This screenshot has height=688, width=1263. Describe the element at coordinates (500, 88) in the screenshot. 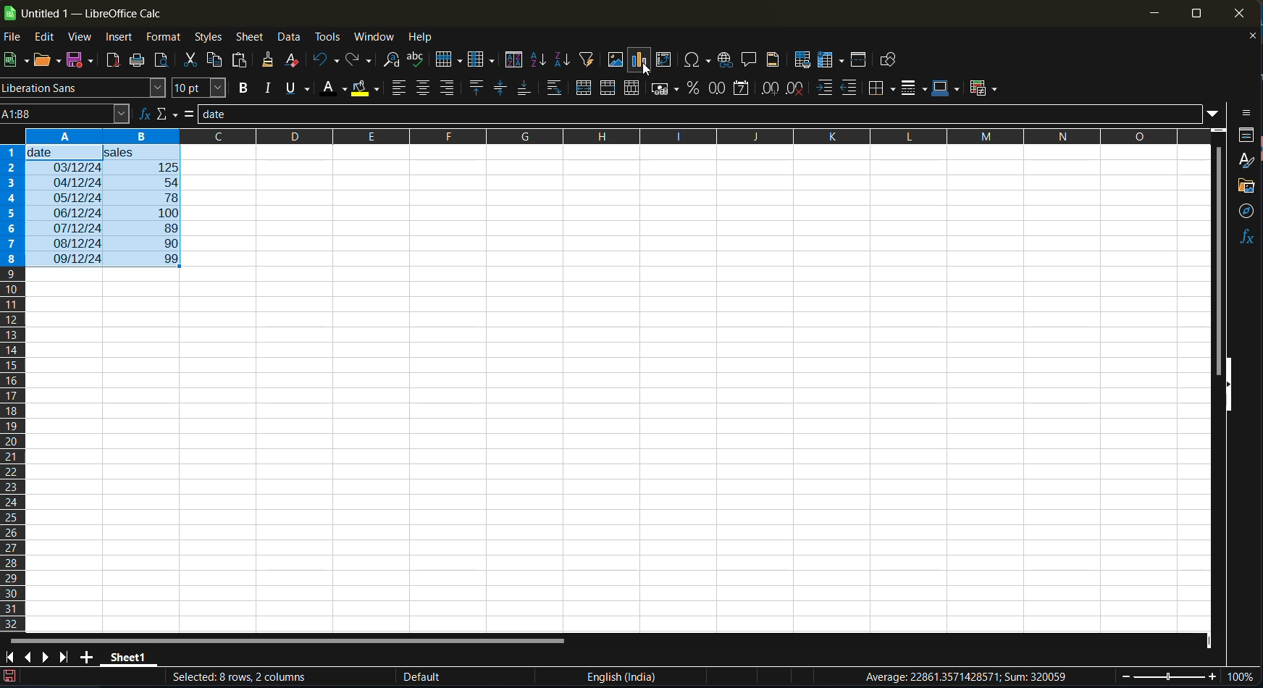

I see `center vertically` at that location.